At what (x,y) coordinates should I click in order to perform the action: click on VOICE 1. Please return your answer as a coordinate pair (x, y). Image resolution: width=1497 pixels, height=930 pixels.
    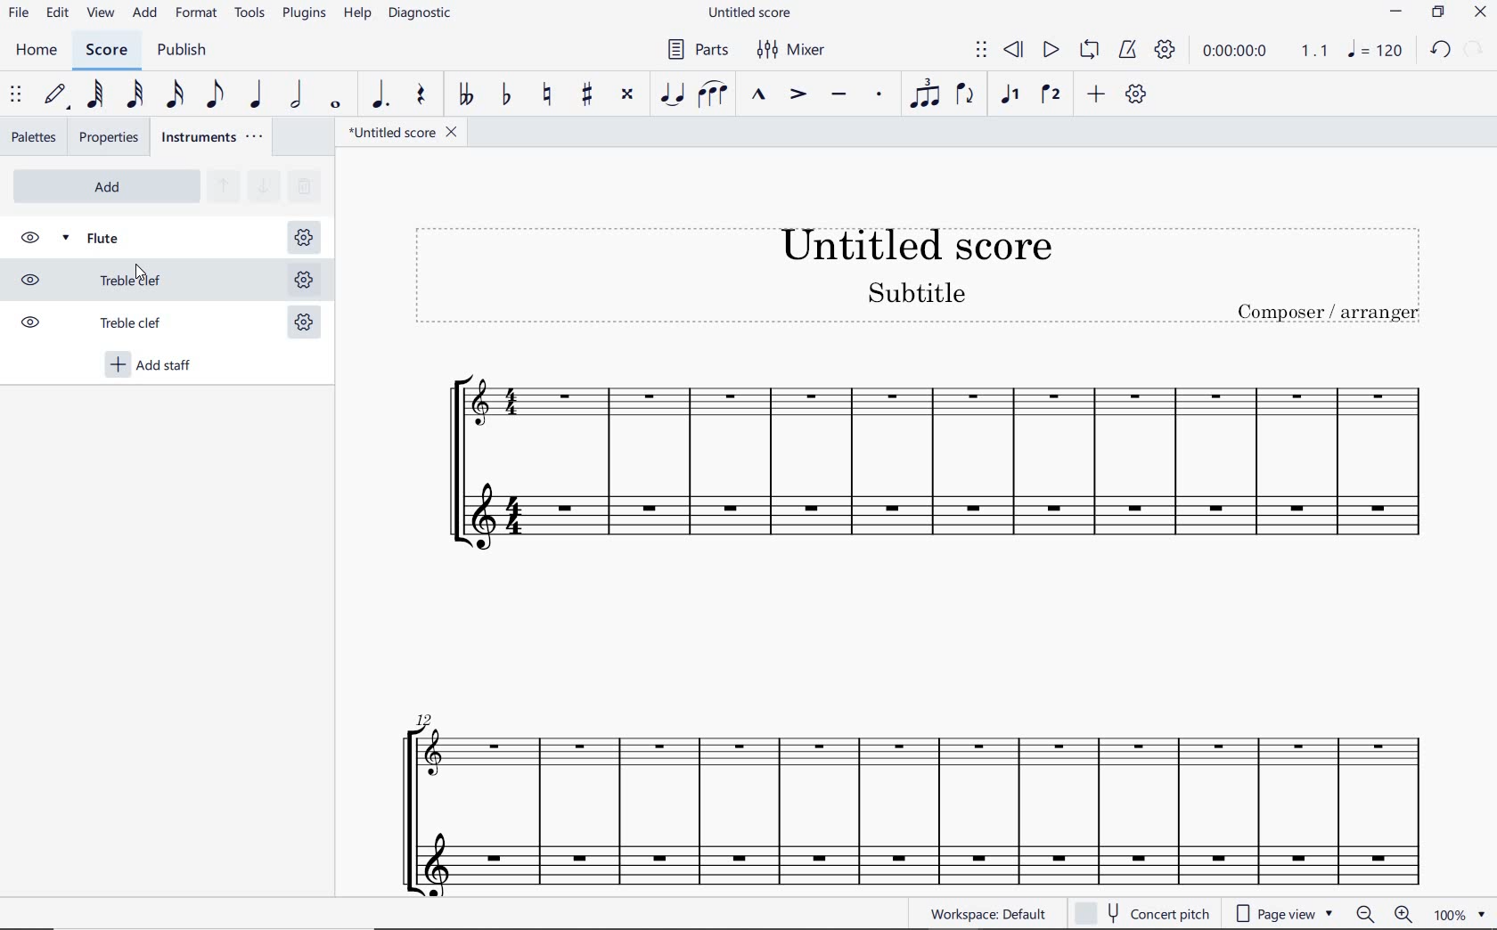
    Looking at the image, I should click on (1009, 96).